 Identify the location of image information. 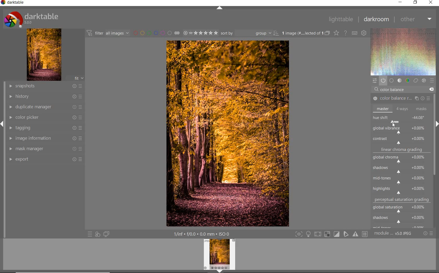
(44, 138).